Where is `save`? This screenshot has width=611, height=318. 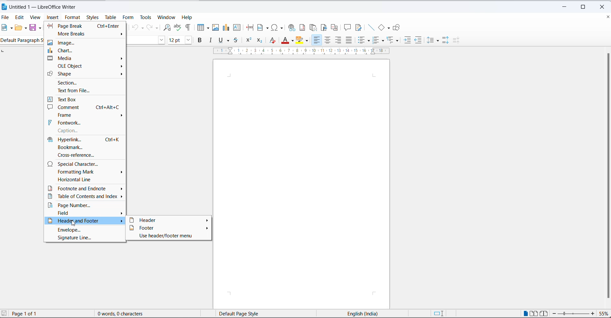 save is located at coordinates (32, 27).